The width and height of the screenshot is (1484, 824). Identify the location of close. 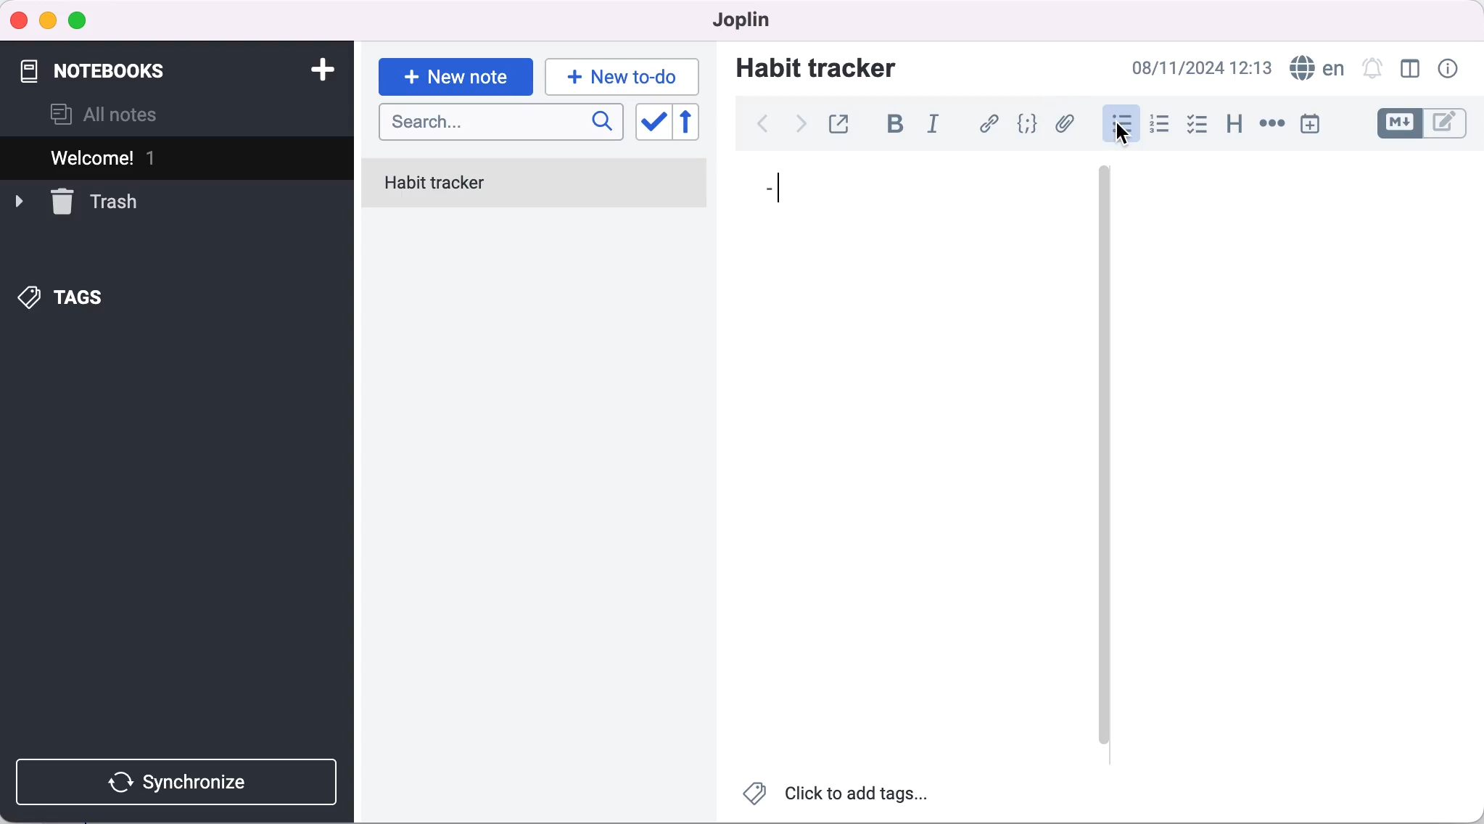
(20, 20).